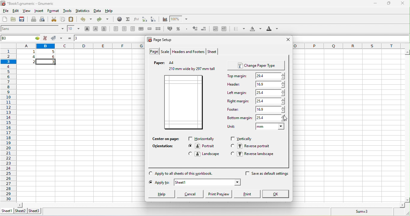 The height and width of the screenshot is (216, 410). I want to click on b3, so click(20, 38).